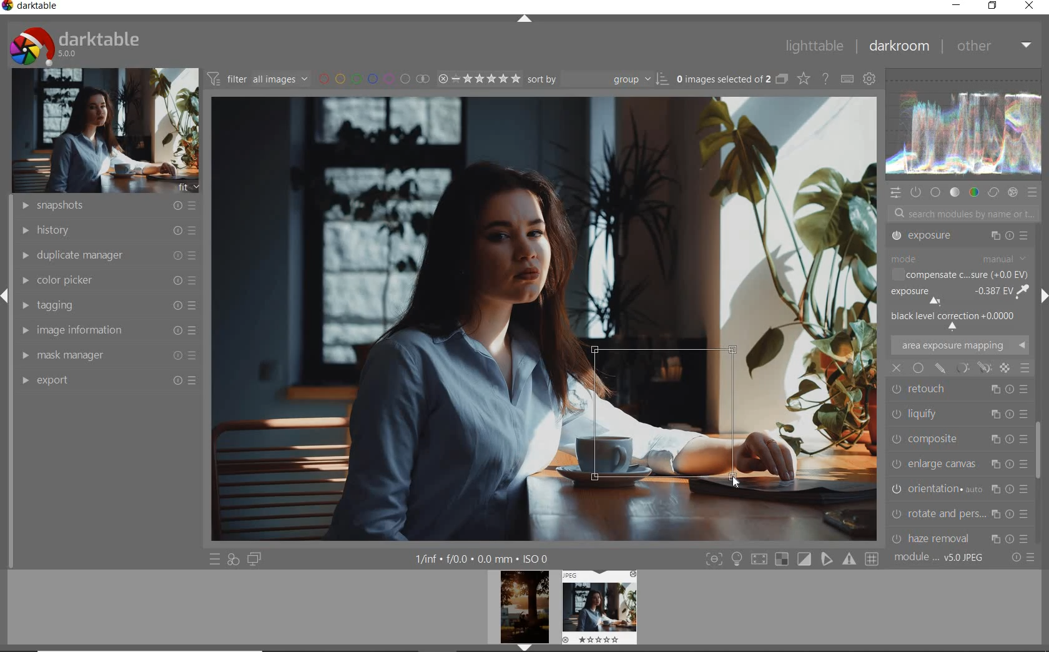 Image resolution: width=1049 pixels, height=652 pixels. I want to click on QUICK ACCESS PANEL, so click(895, 193).